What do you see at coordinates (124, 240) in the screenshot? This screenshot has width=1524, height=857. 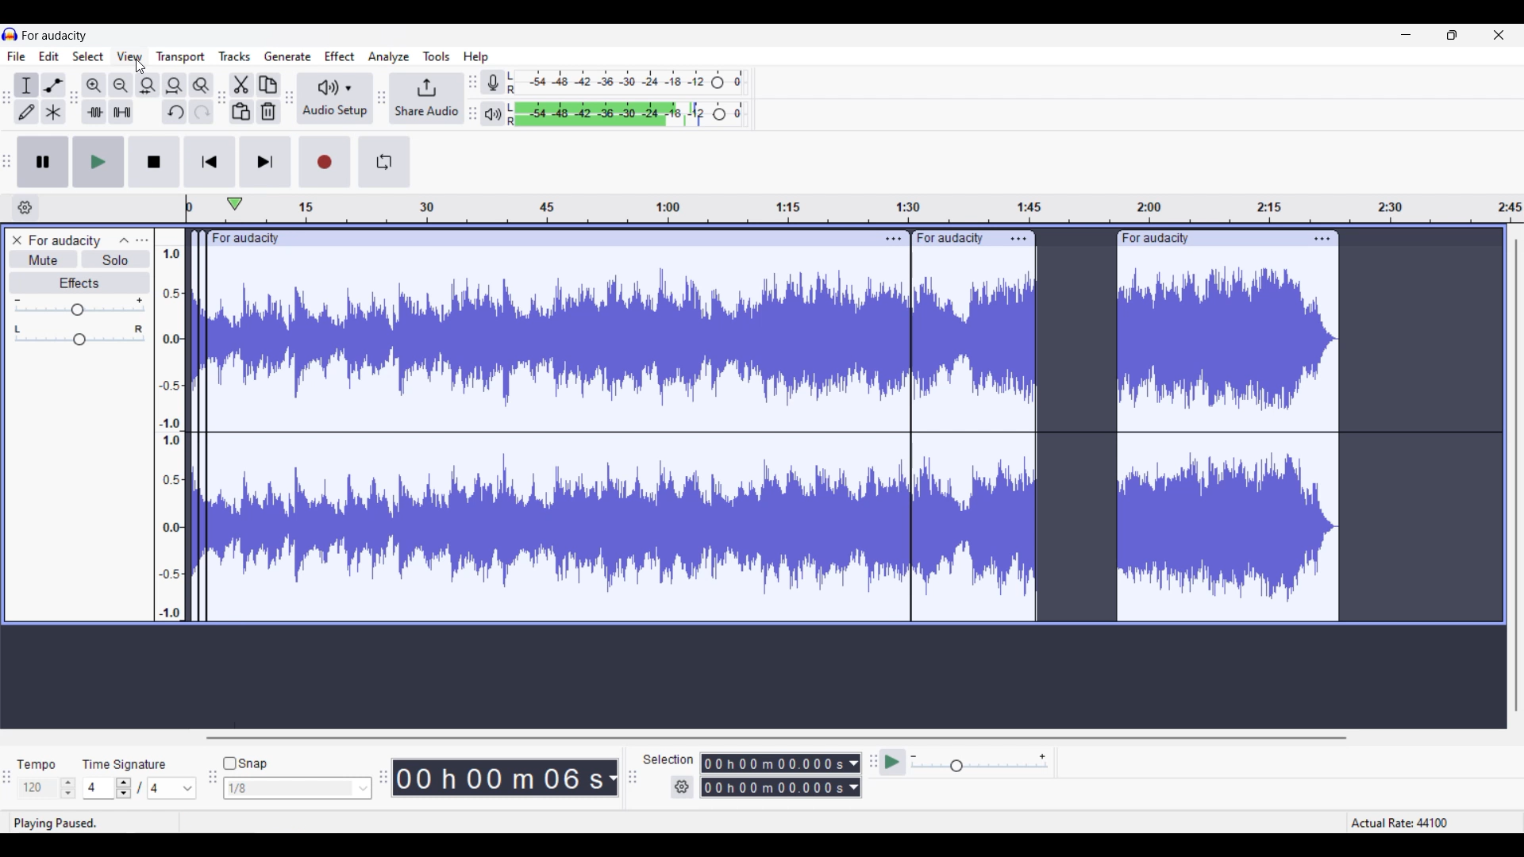 I see `Collapse` at bounding box center [124, 240].